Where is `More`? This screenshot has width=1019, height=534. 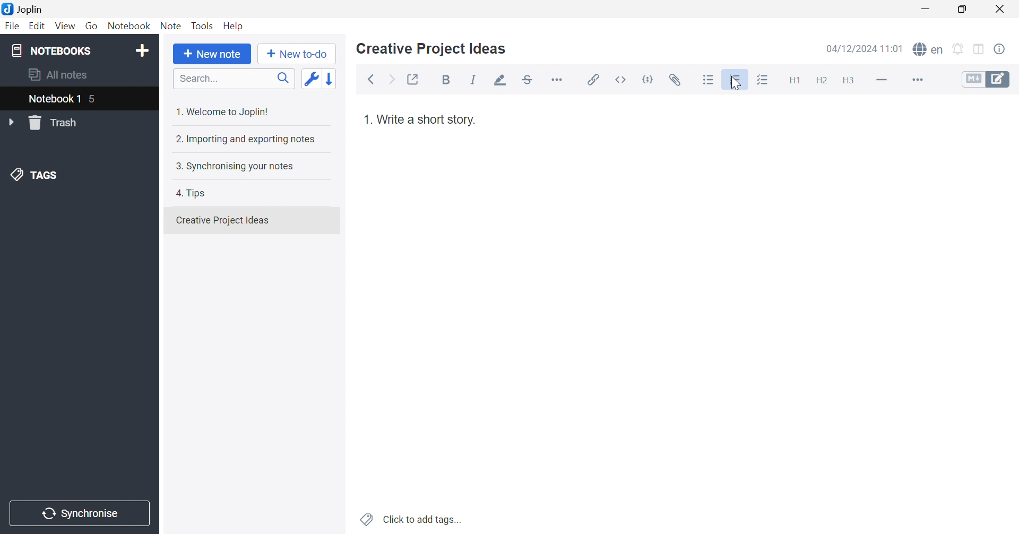 More is located at coordinates (919, 81).